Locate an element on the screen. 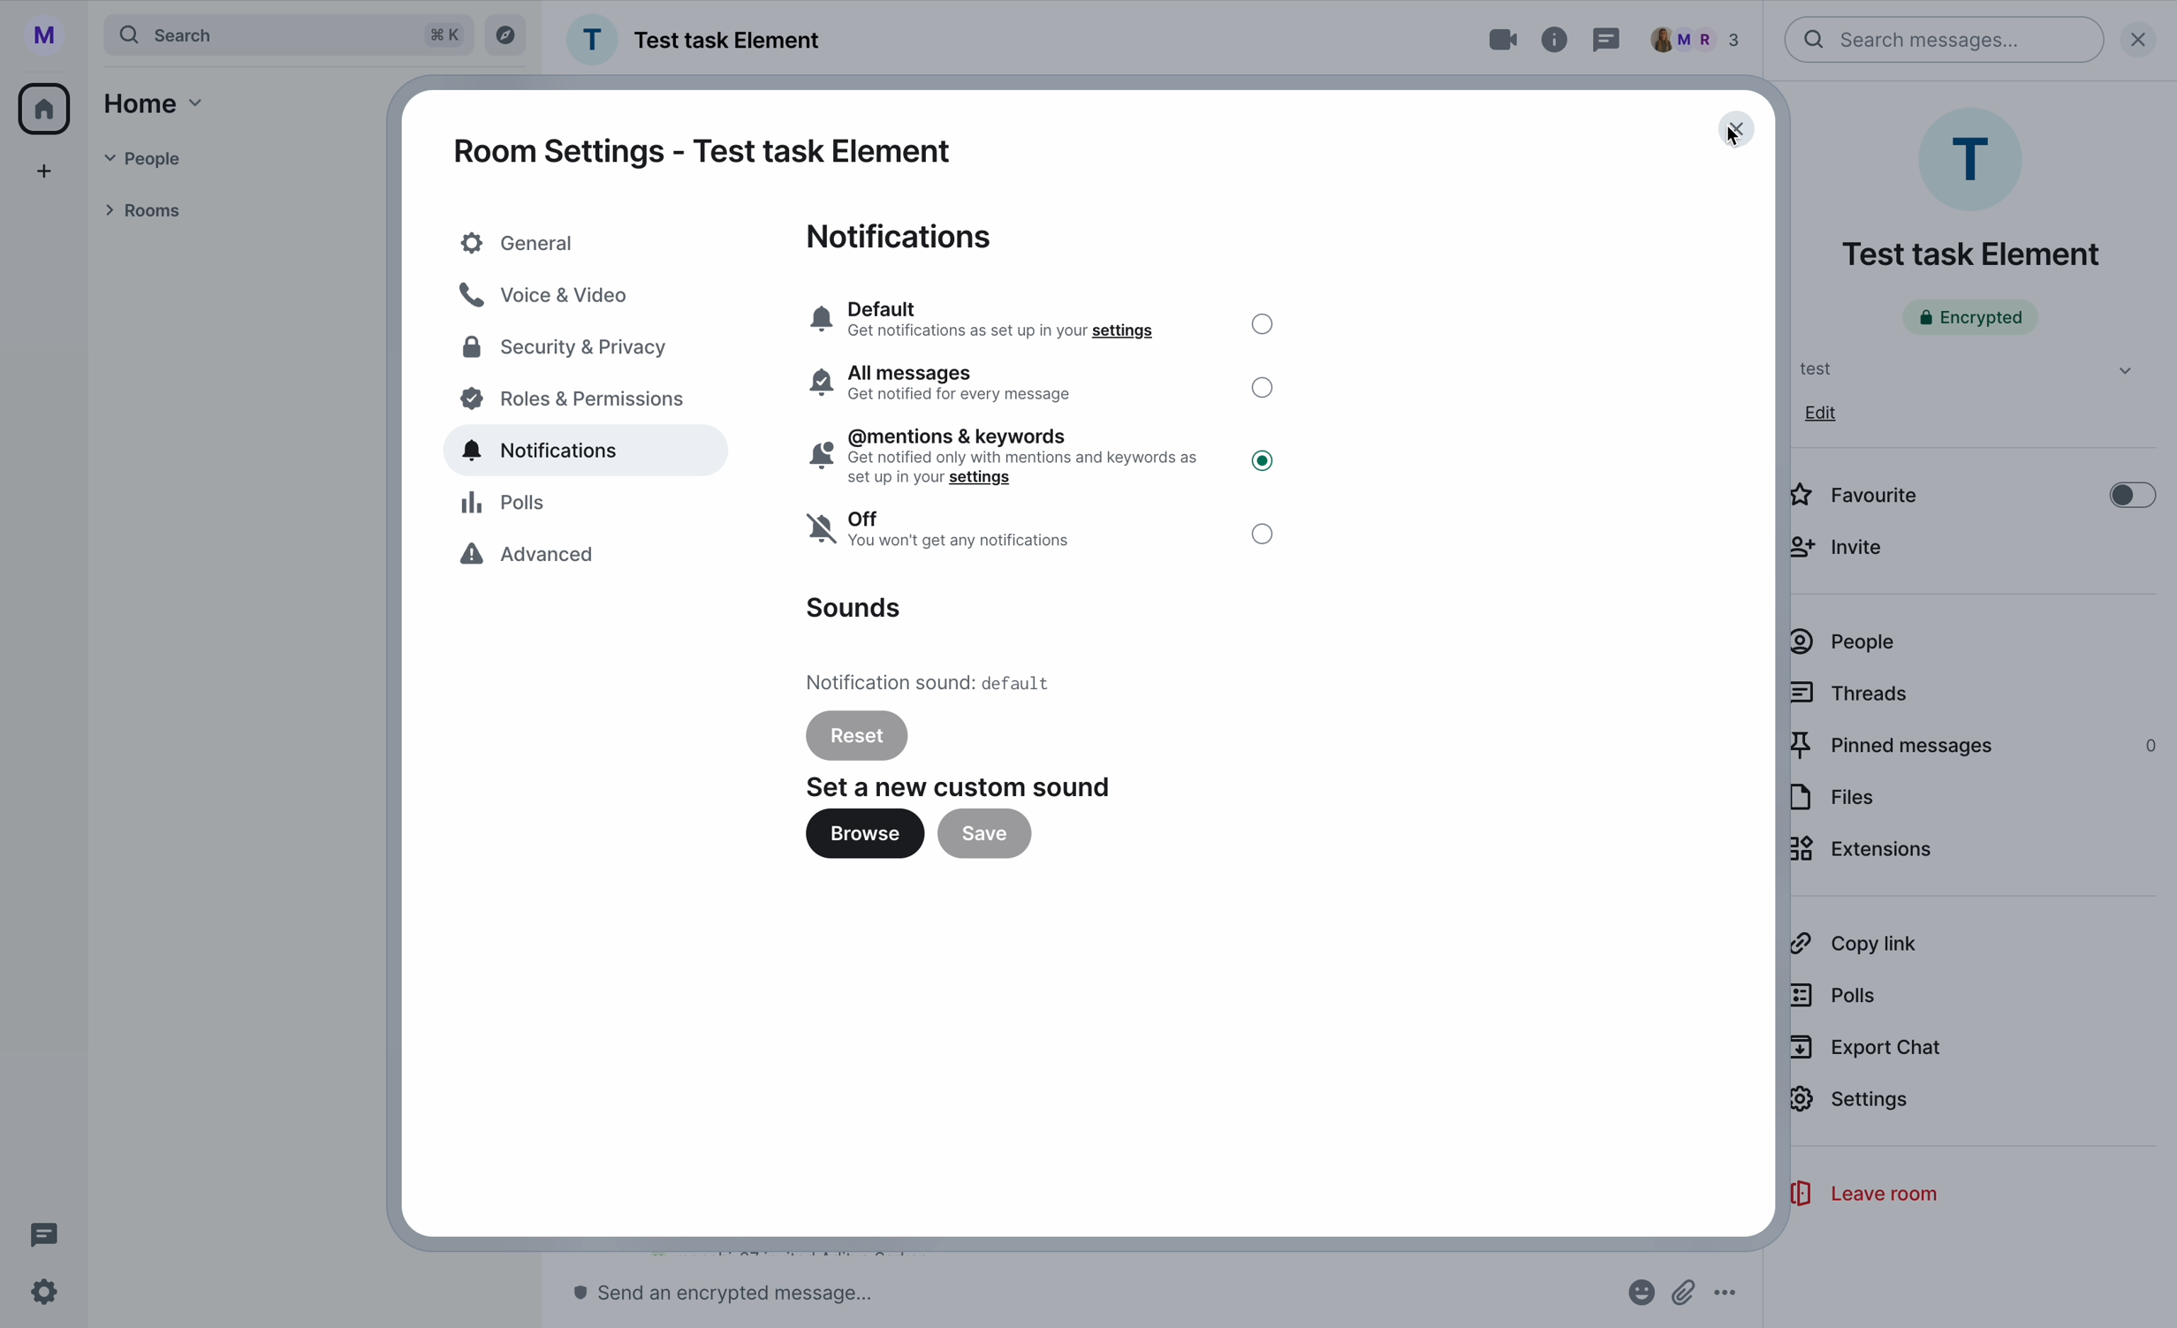  threads is located at coordinates (1607, 39).